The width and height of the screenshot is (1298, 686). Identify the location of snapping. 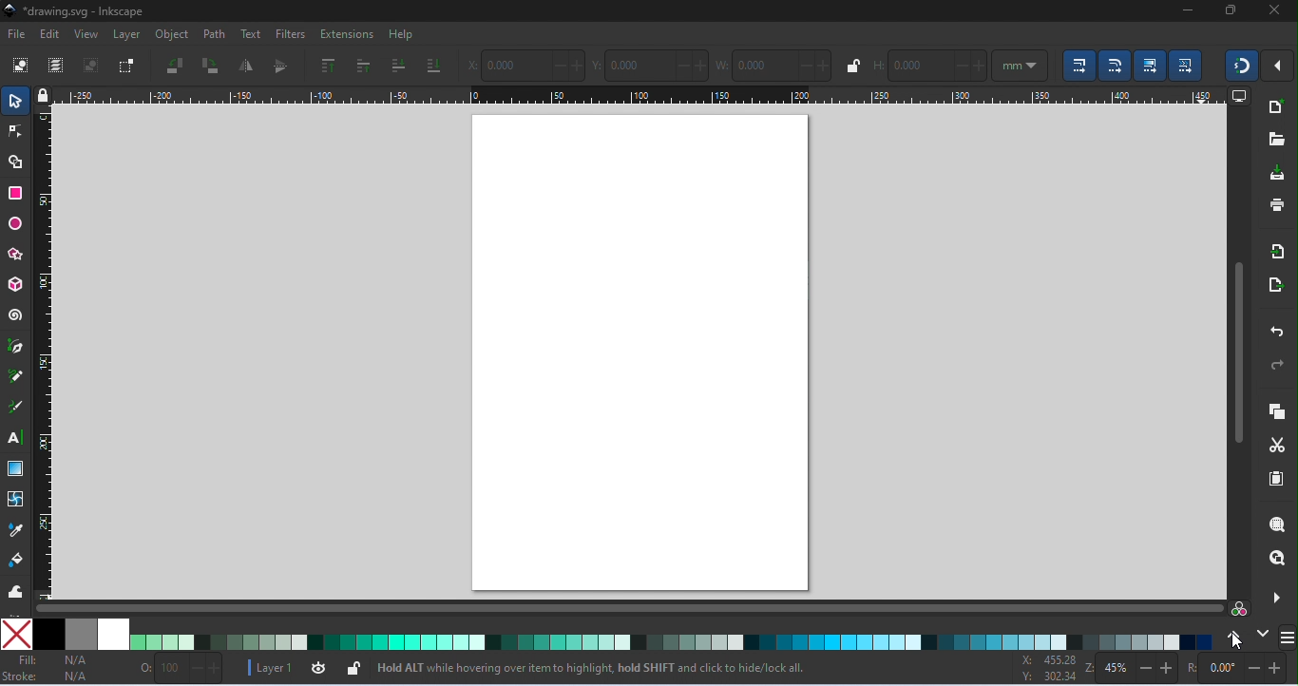
(1243, 66).